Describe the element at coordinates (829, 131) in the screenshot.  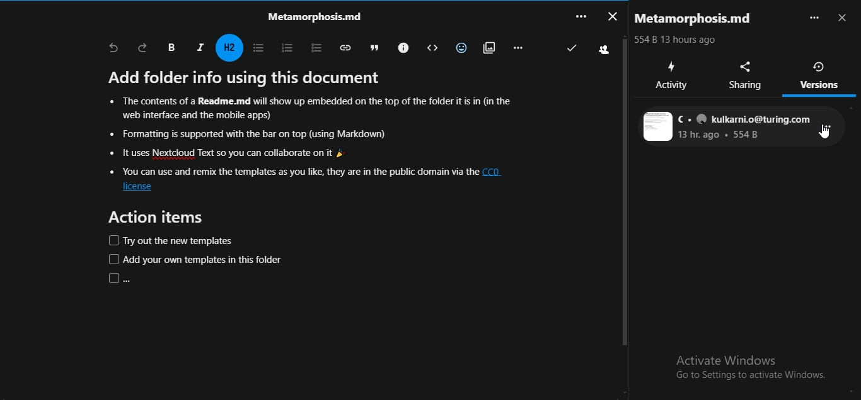
I see `more options` at that location.